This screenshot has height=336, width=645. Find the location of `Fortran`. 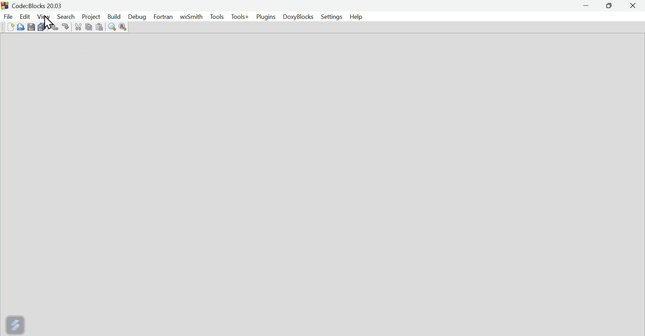

Fortran is located at coordinates (163, 16).